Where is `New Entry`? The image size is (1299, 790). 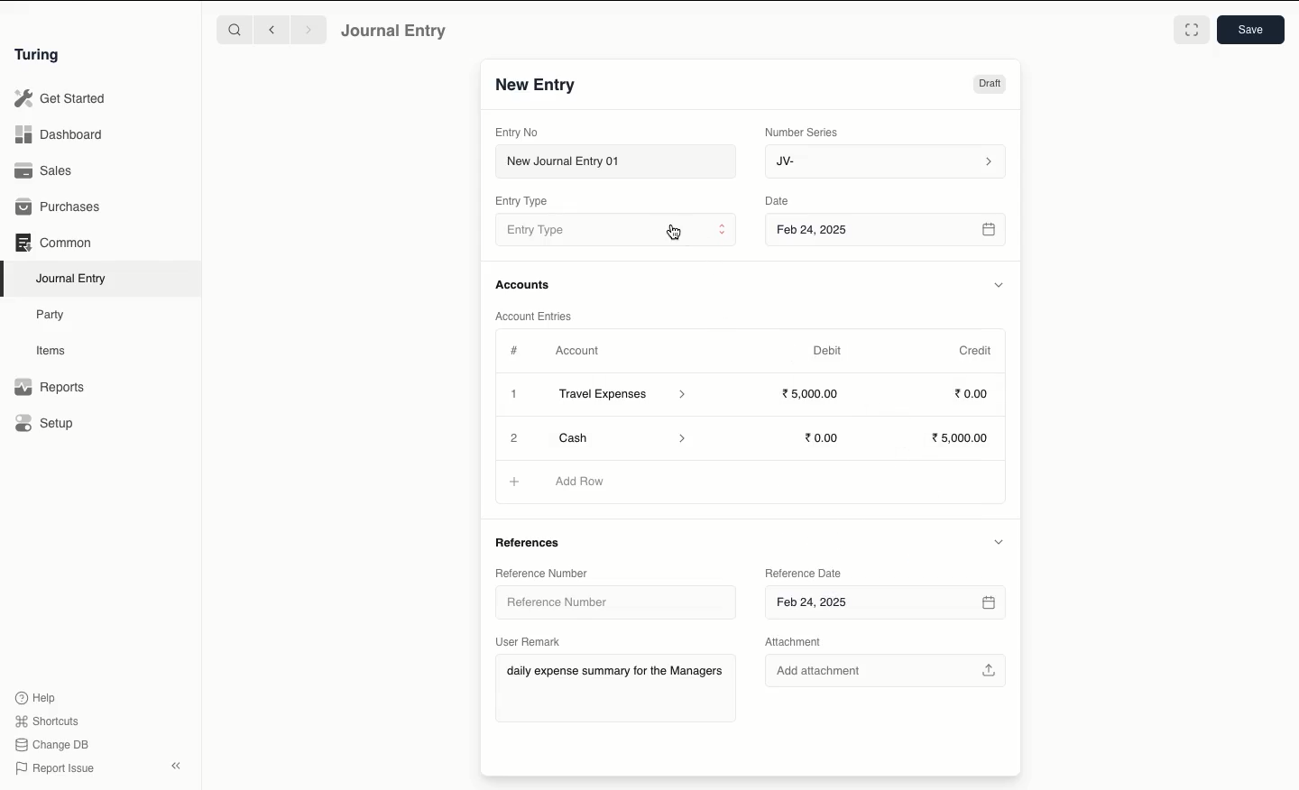 New Entry is located at coordinates (537, 86).